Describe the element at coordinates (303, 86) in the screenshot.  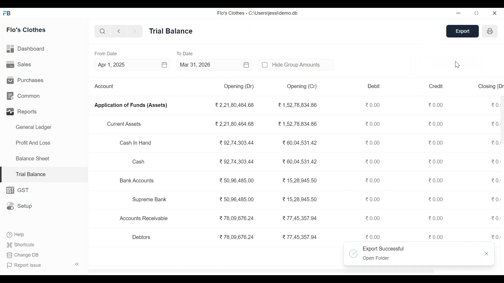
I see `Opening (Cr)` at that location.